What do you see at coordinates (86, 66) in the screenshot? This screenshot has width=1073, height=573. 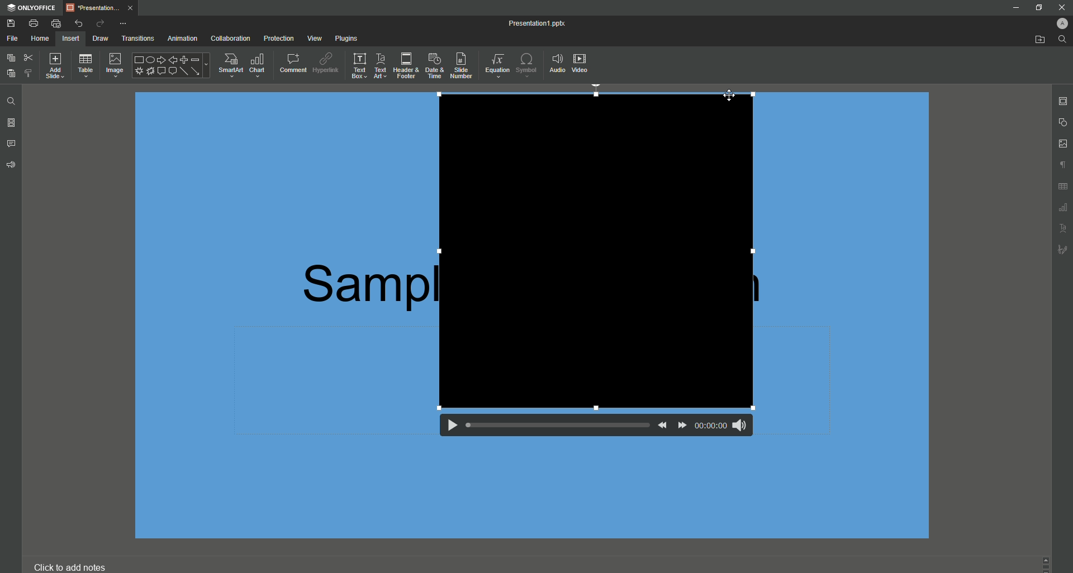 I see `Table` at bounding box center [86, 66].